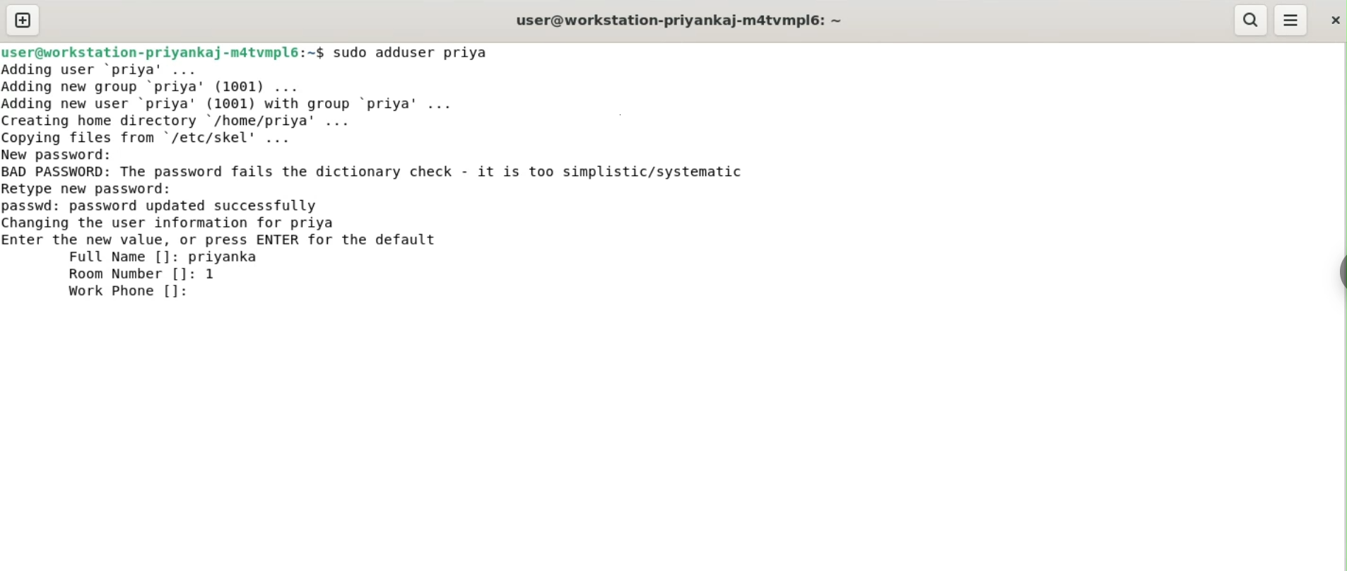 Image resolution: width=1347 pixels, height=571 pixels. What do you see at coordinates (1291, 20) in the screenshot?
I see `menu` at bounding box center [1291, 20].